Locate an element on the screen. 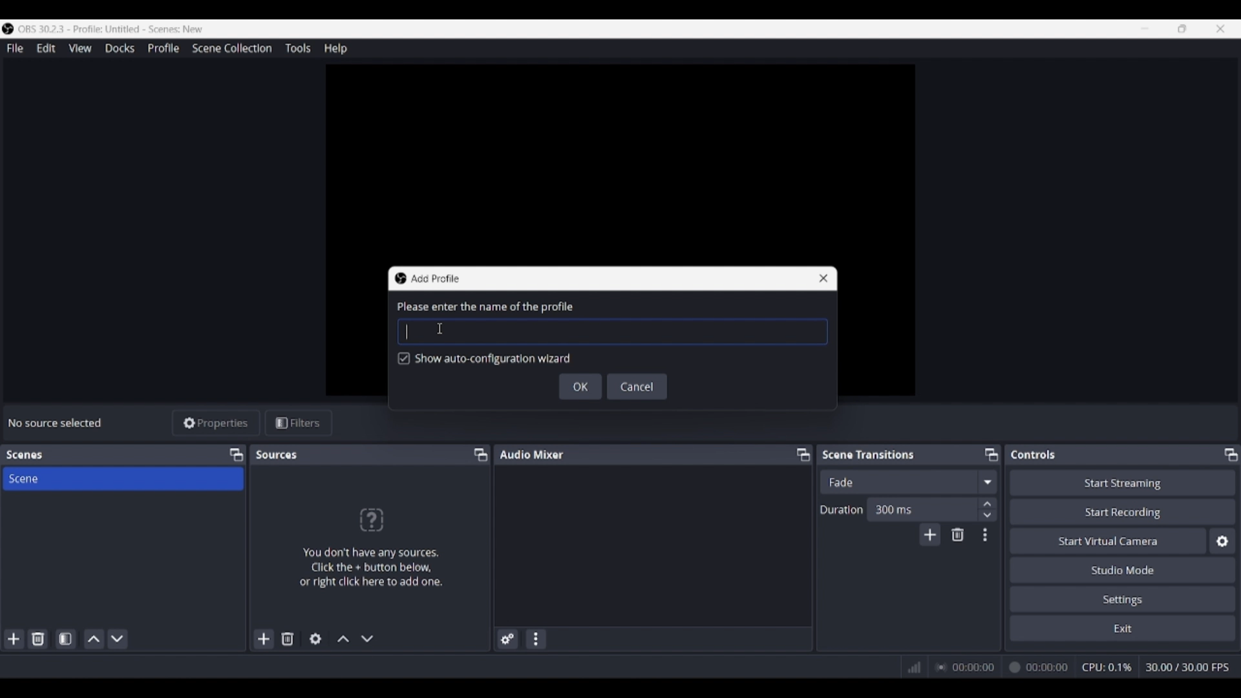 The image size is (1241, 698). Delete selected scene is located at coordinates (37, 639).